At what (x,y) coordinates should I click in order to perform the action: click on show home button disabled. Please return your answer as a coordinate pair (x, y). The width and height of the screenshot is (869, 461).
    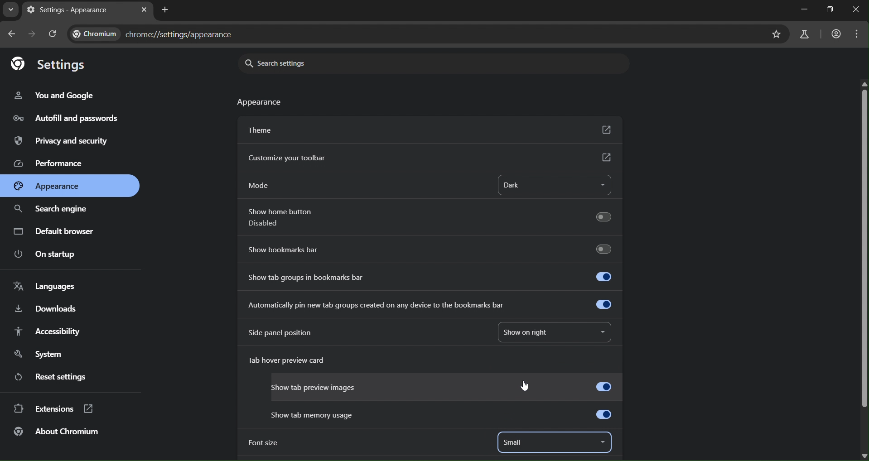
    Looking at the image, I should click on (433, 219).